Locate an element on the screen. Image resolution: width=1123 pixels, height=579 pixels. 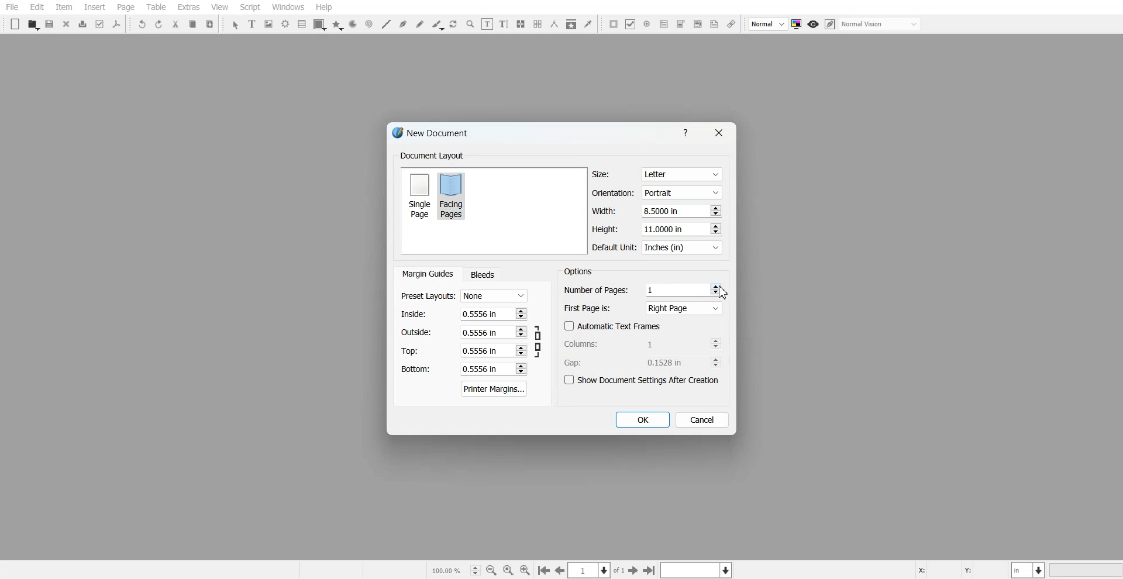
Eye Dropper is located at coordinates (588, 23).